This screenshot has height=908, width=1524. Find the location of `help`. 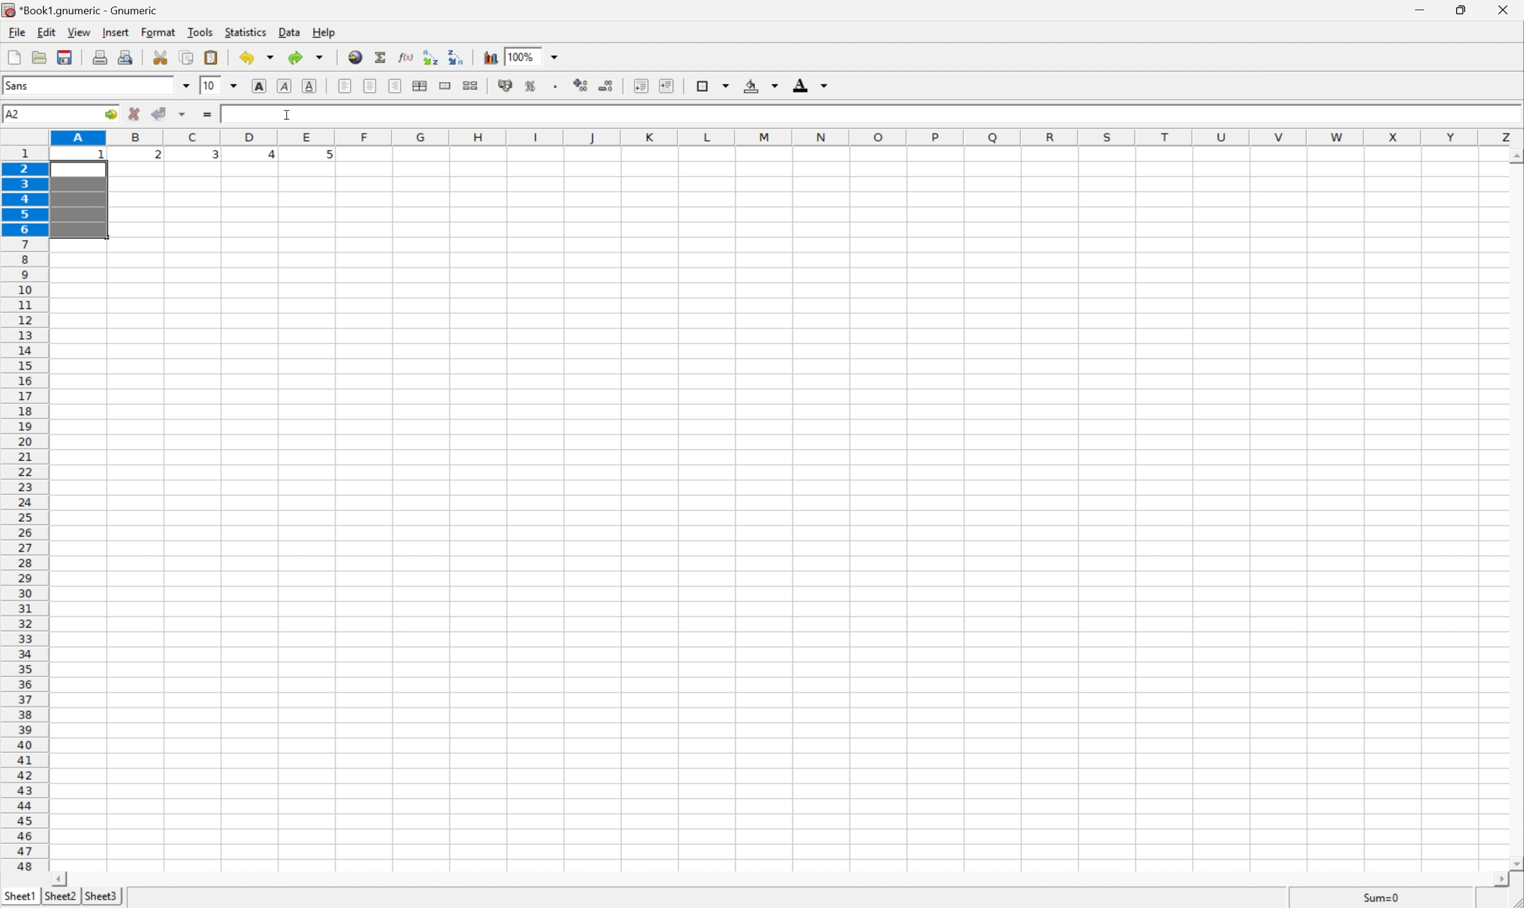

help is located at coordinates (321, 31).